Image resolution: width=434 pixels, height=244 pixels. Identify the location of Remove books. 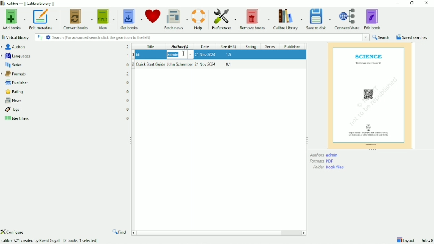
(255, 19).